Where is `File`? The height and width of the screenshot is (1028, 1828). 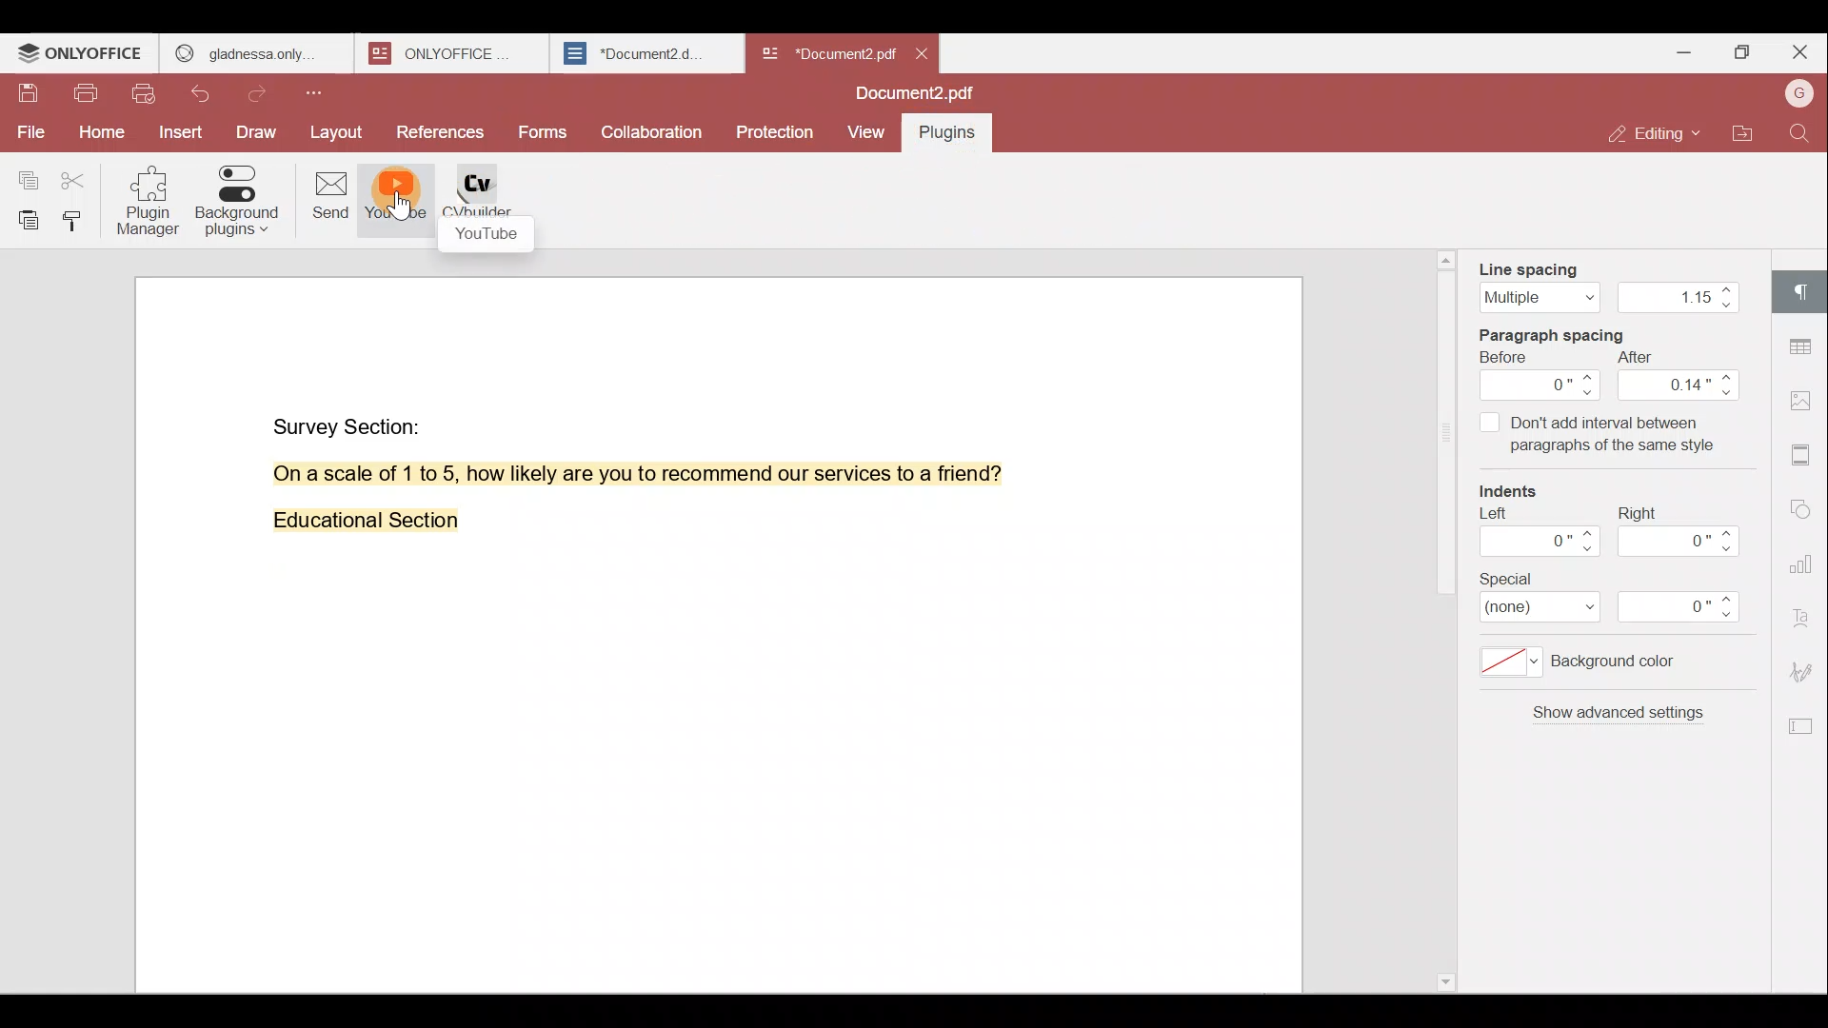 File is located at coordinates (29, 132).